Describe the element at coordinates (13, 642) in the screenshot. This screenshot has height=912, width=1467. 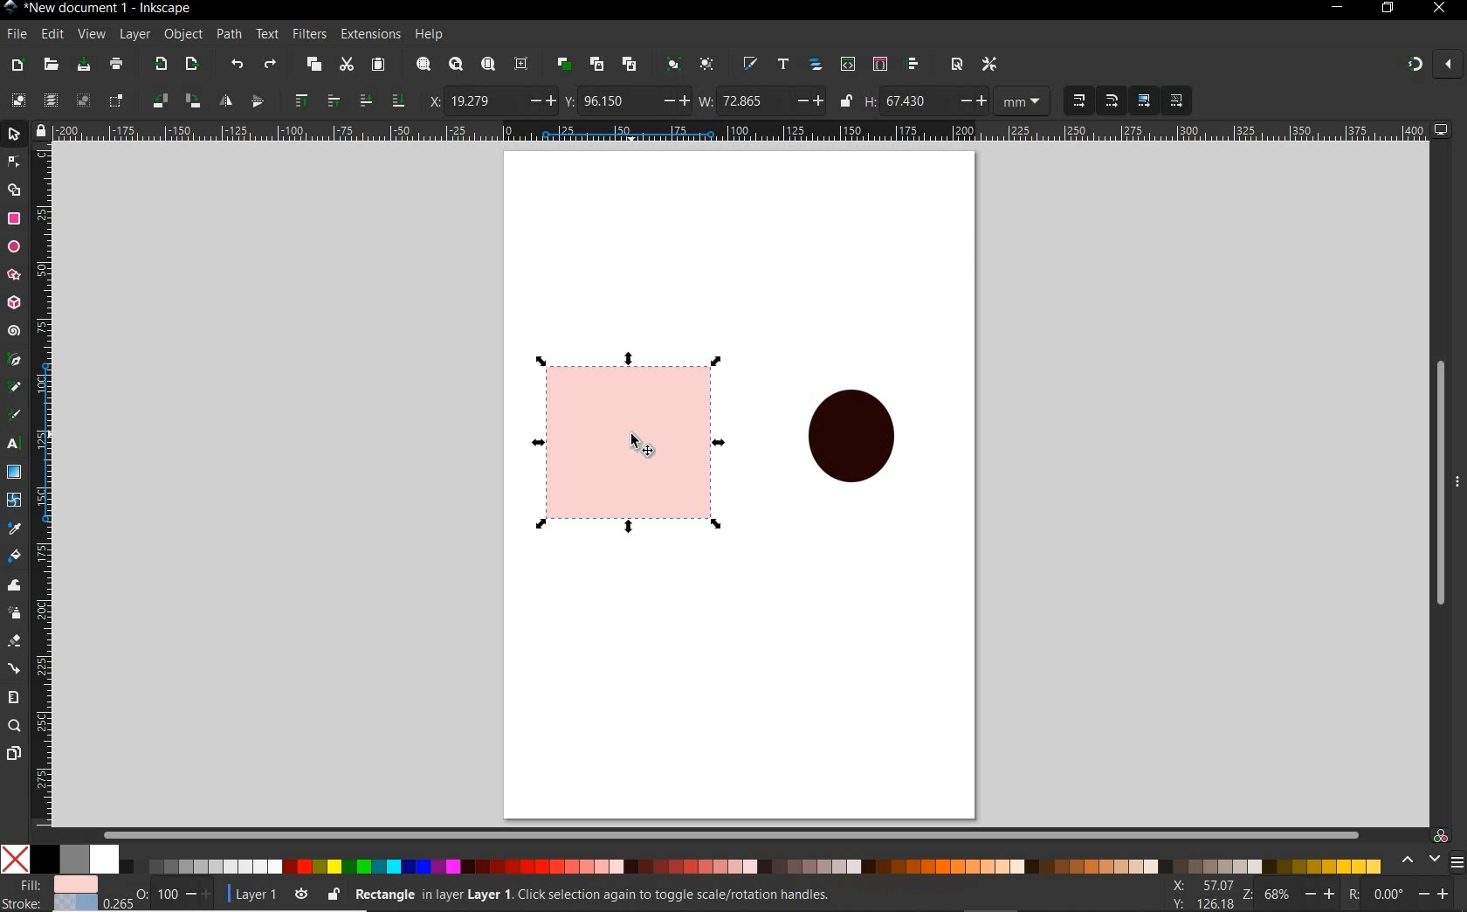
I see `eraser tool` at that location.